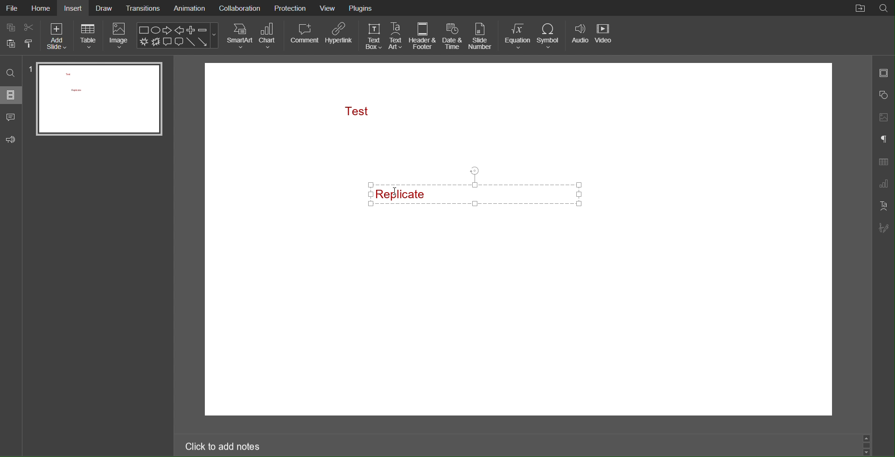  What do you see at coordinates (328, 8) in the screenshot?
I see `View` at bounding box center [328, 8].